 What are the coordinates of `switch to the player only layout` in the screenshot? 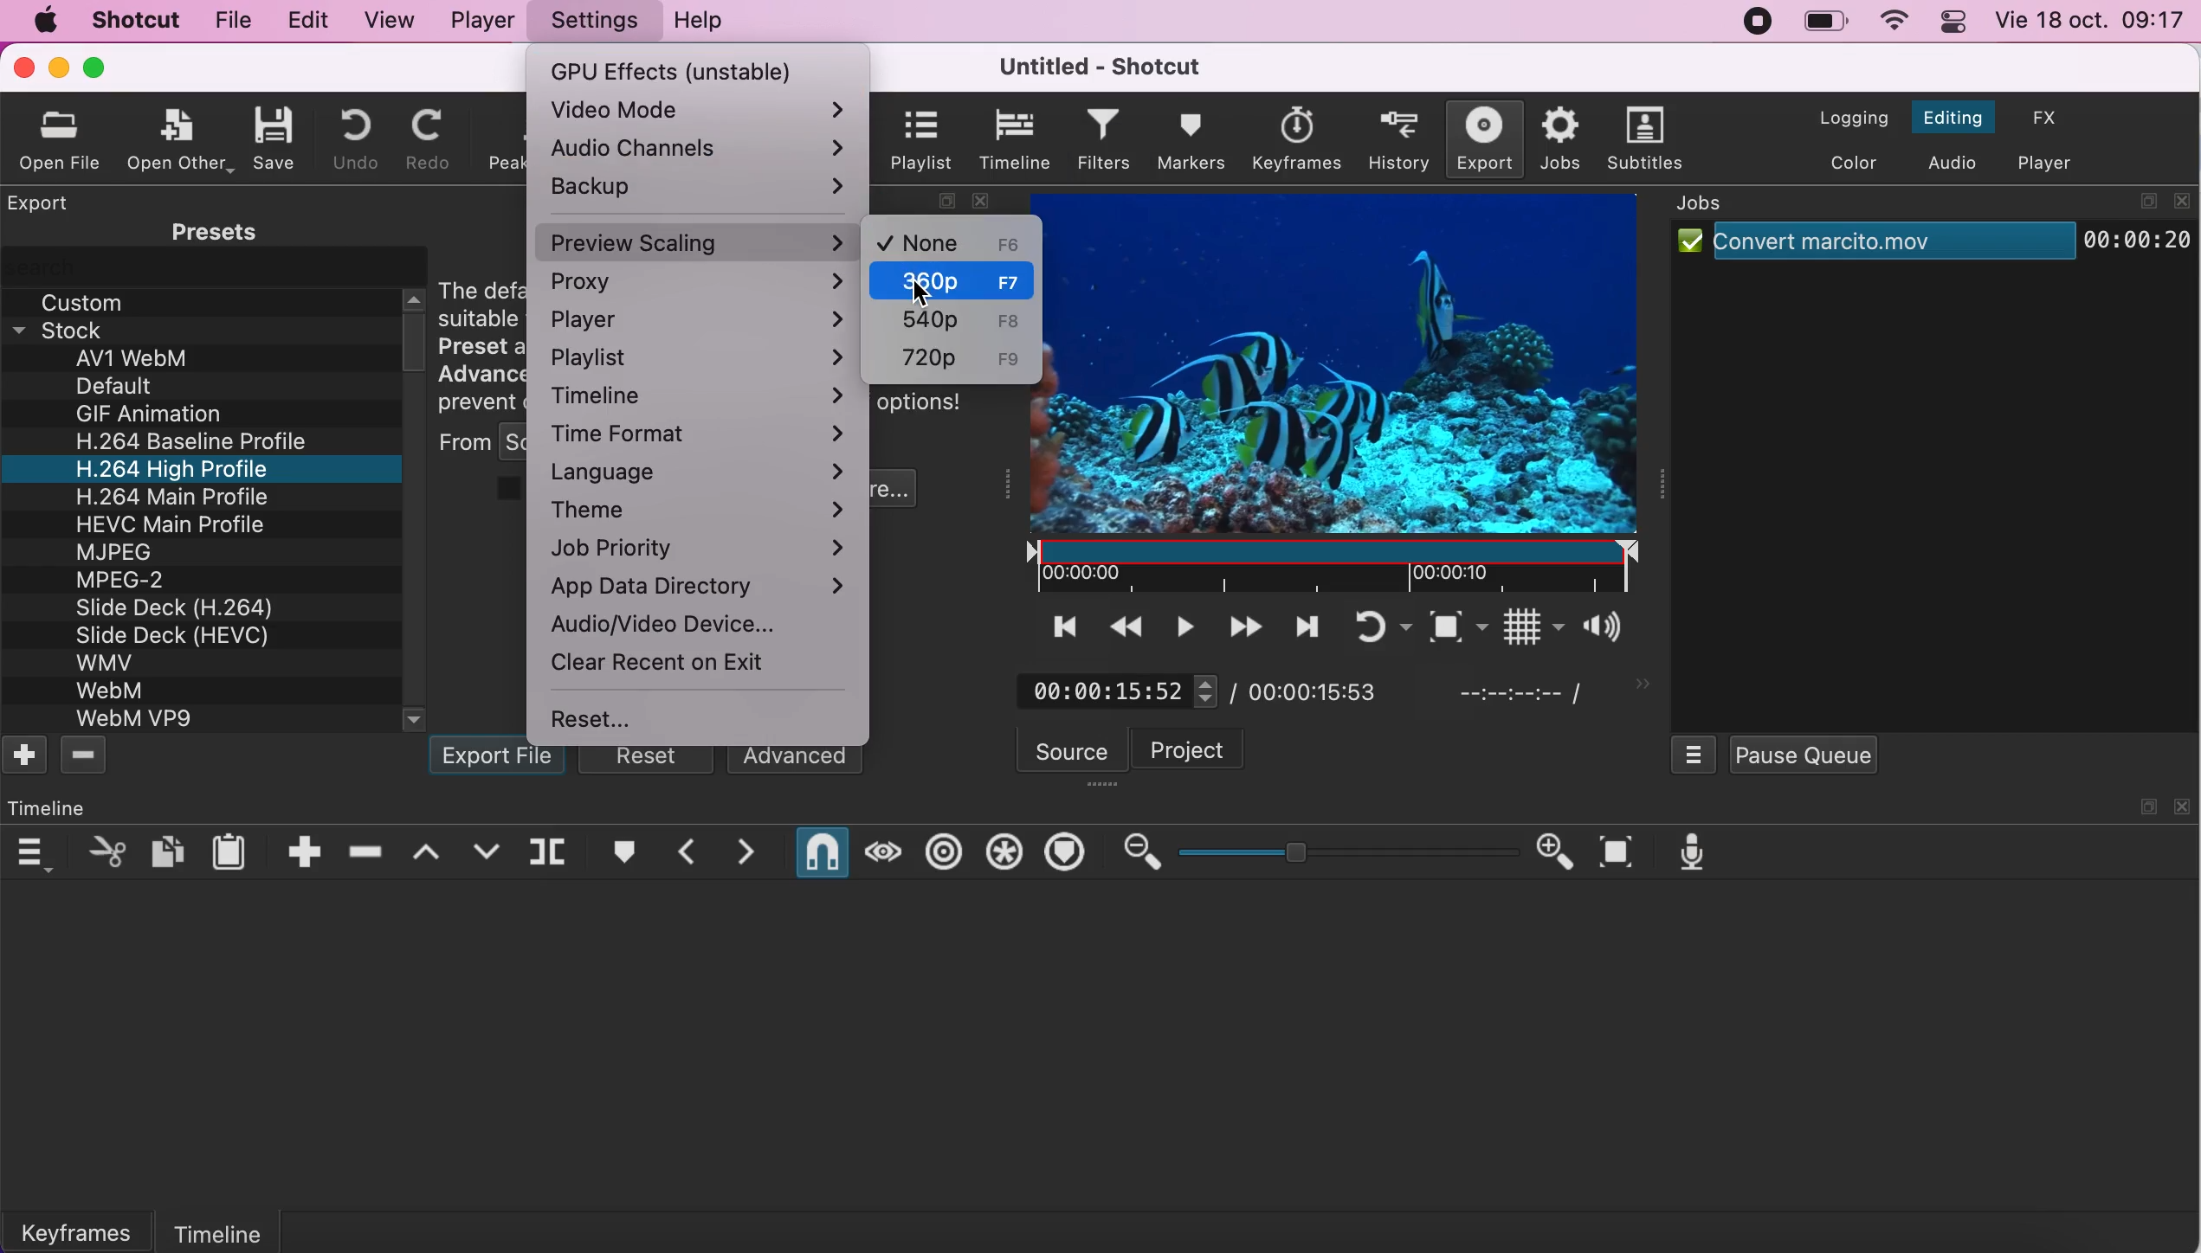 It's located at (2047, 164).